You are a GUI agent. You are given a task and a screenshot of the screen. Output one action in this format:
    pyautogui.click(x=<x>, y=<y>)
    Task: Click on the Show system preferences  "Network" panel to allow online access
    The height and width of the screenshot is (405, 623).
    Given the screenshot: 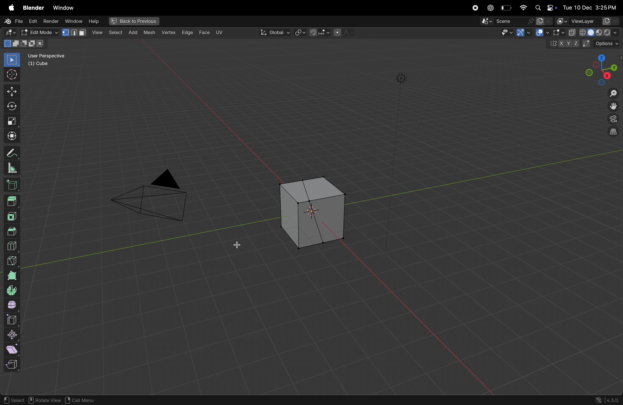 What is the action you would take?
    pyautogui.click(x=599, y=400)
    